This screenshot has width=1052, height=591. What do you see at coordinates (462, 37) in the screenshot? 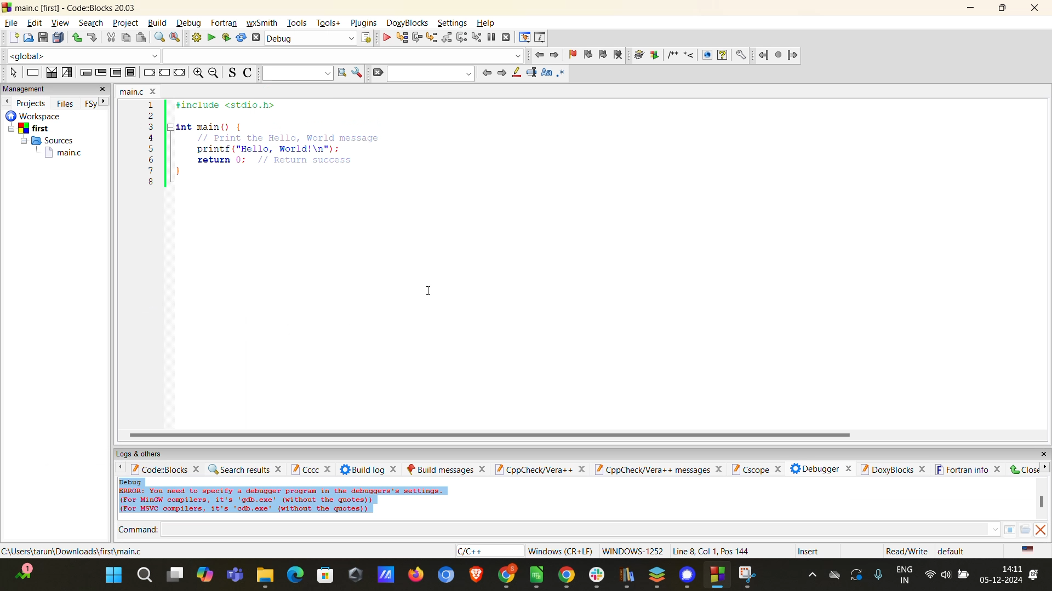
I see `next instruction` at bounding box center [462, 37].